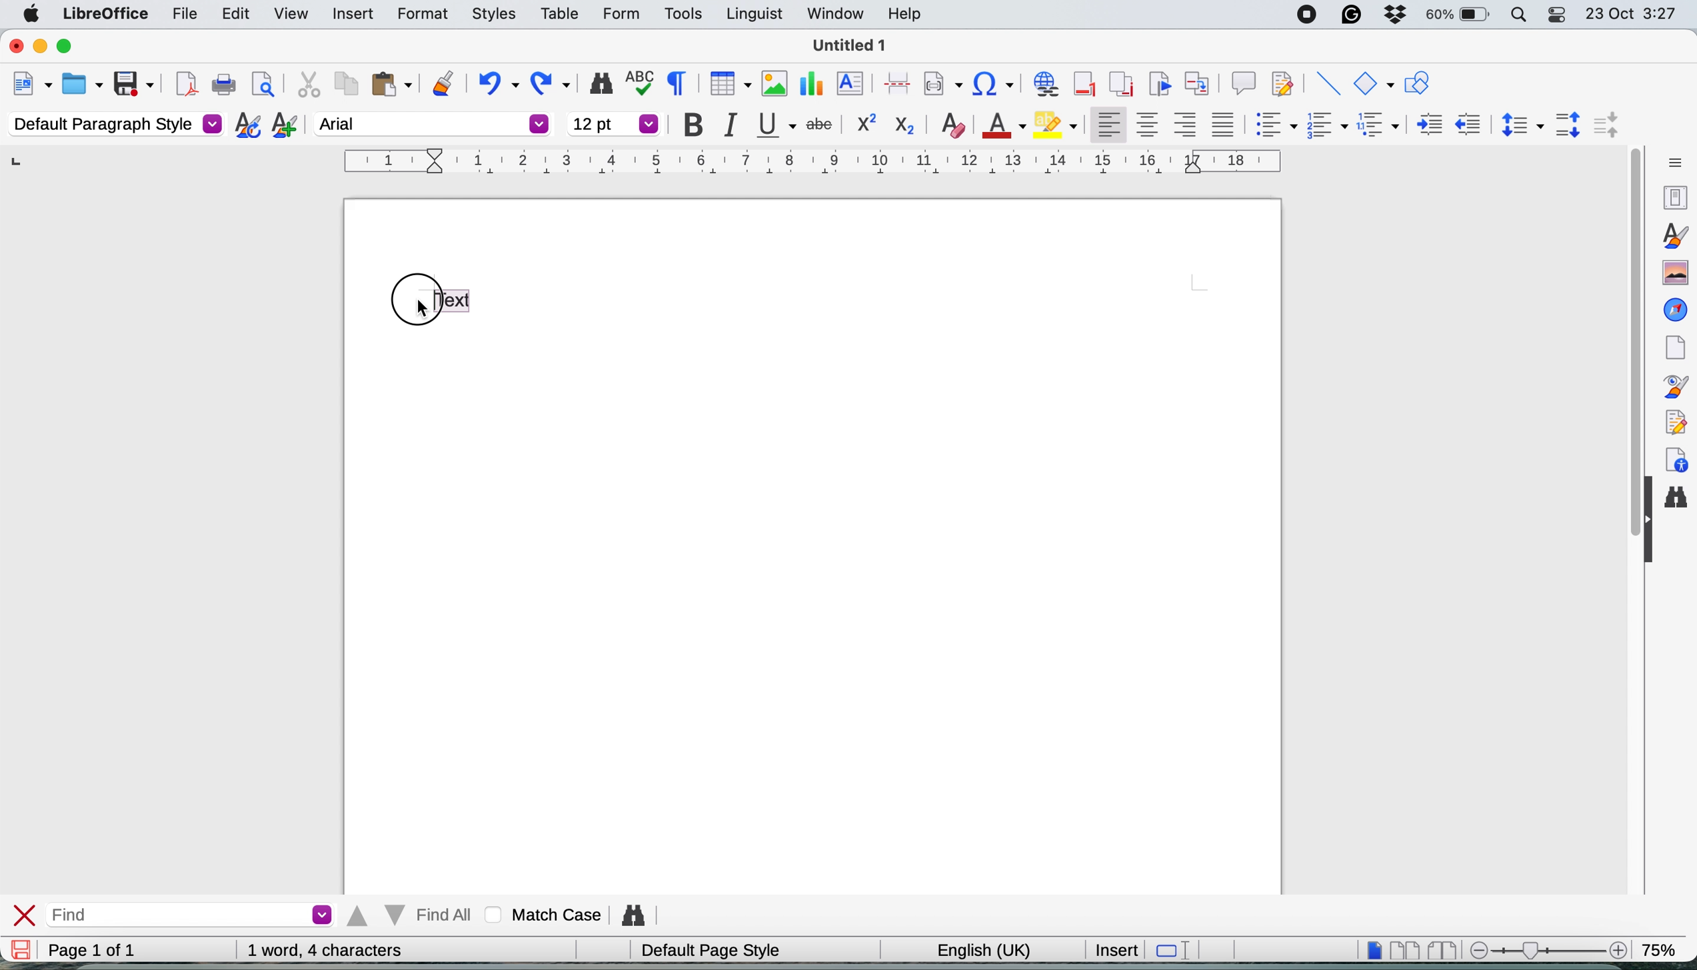 The width and height of the screenshot is (1697, 970). I want to click on minimise, so click(38, 46).